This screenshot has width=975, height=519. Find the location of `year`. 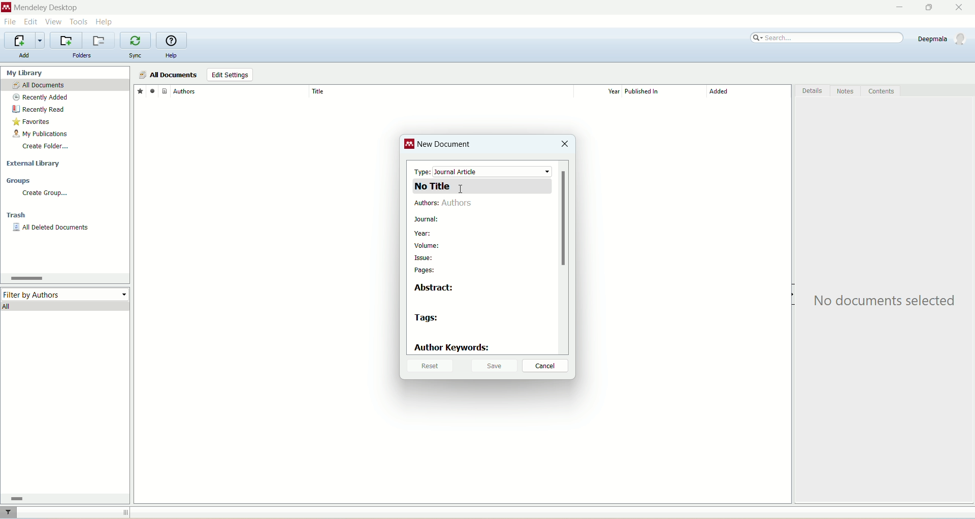

year is located at coordinates (422, 234).